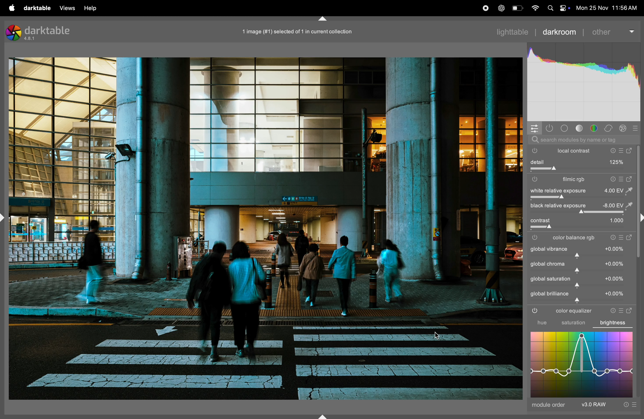 Image resolution: width=644 pixels, height=419 pixels. Describe the element at coordinates (573, 311) in the screenshot. I see `color equalizer` at that location.